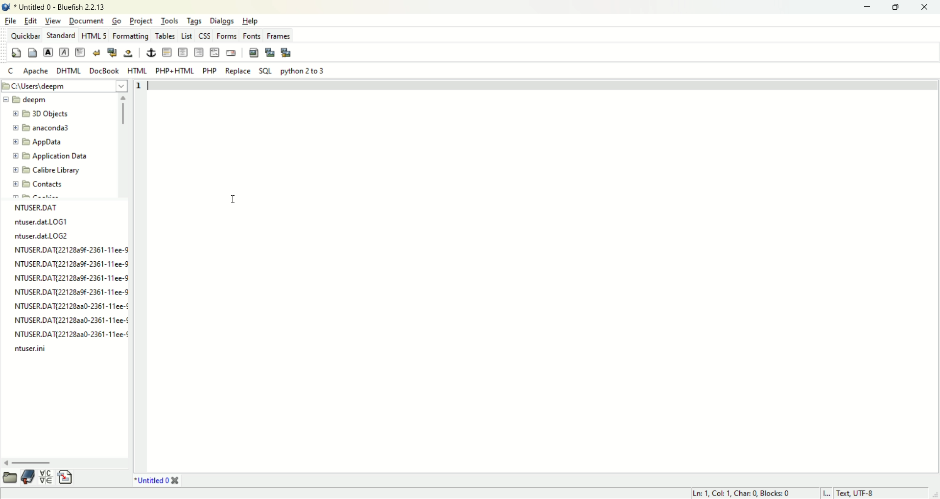  What do you see at coordinates (157, 481) in the screenshot?
I see `title` at bounding box center [157, 481].